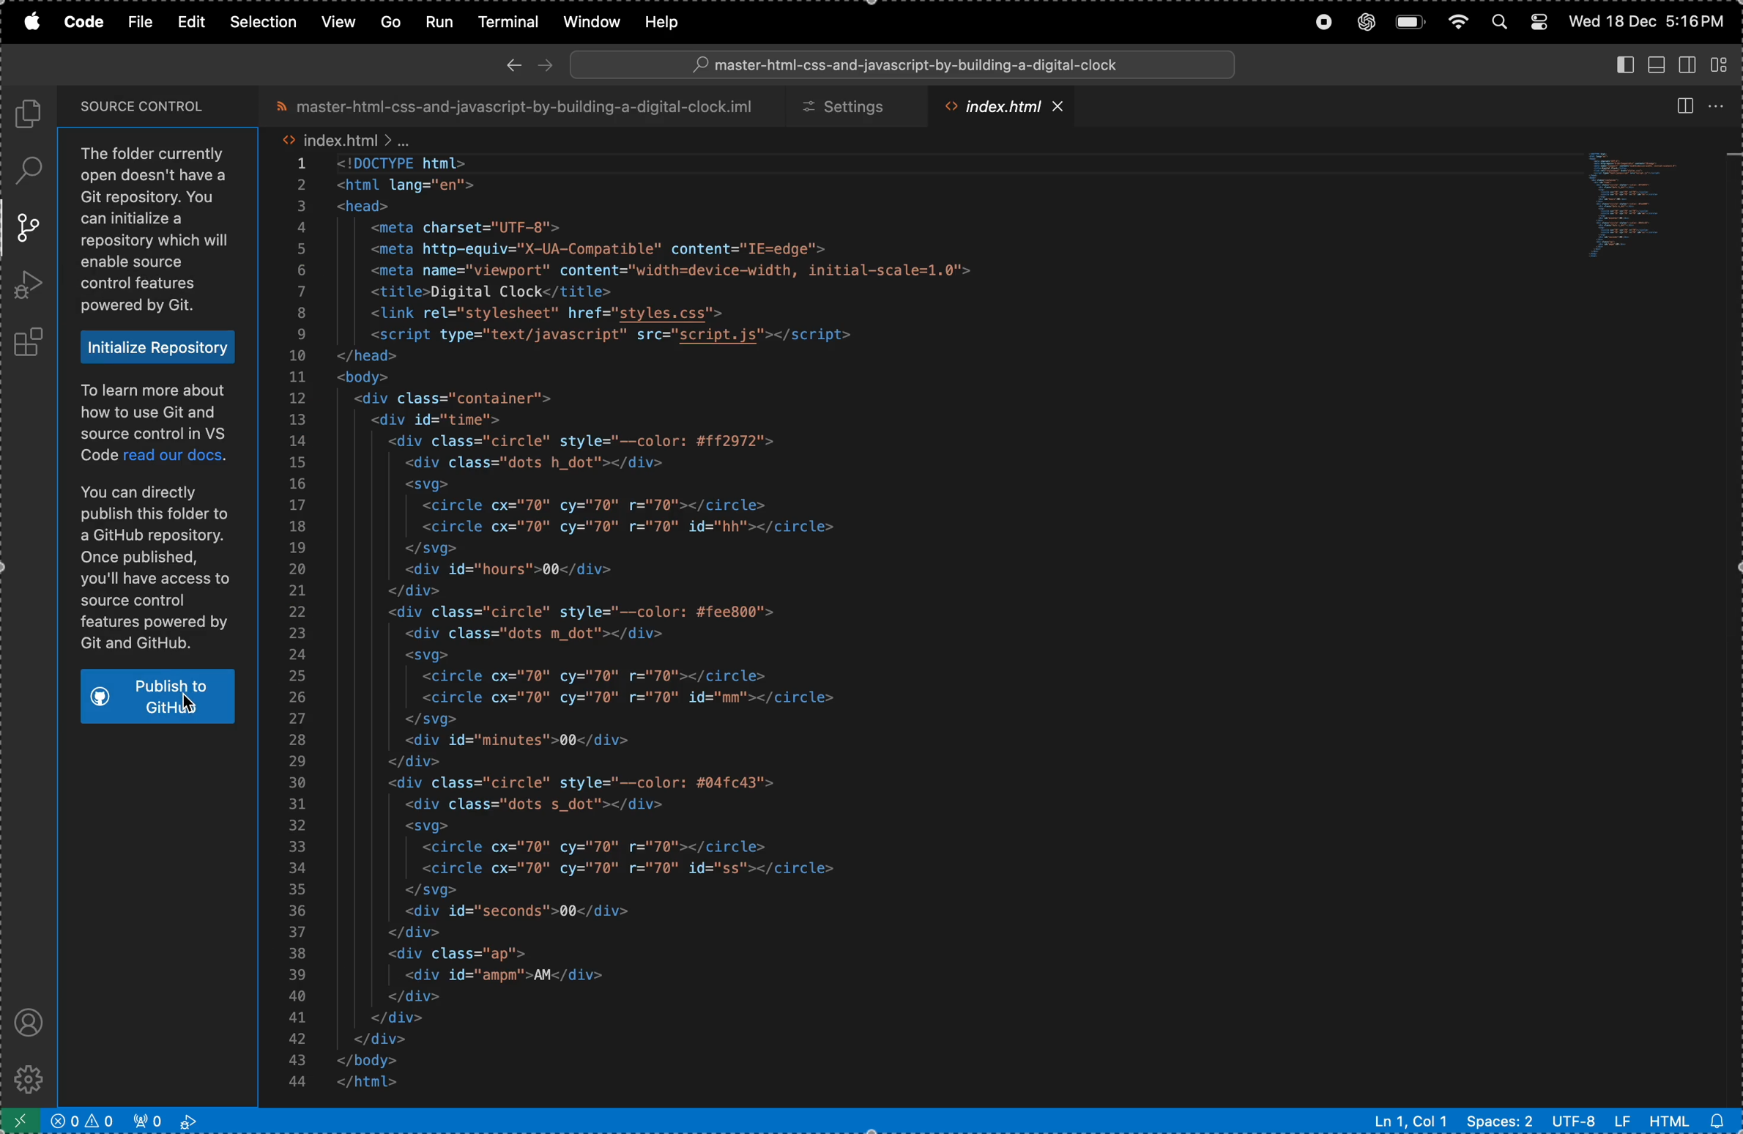  Describe the element at coordinates (390, 22) in the screenshot. I see `go` at that location.